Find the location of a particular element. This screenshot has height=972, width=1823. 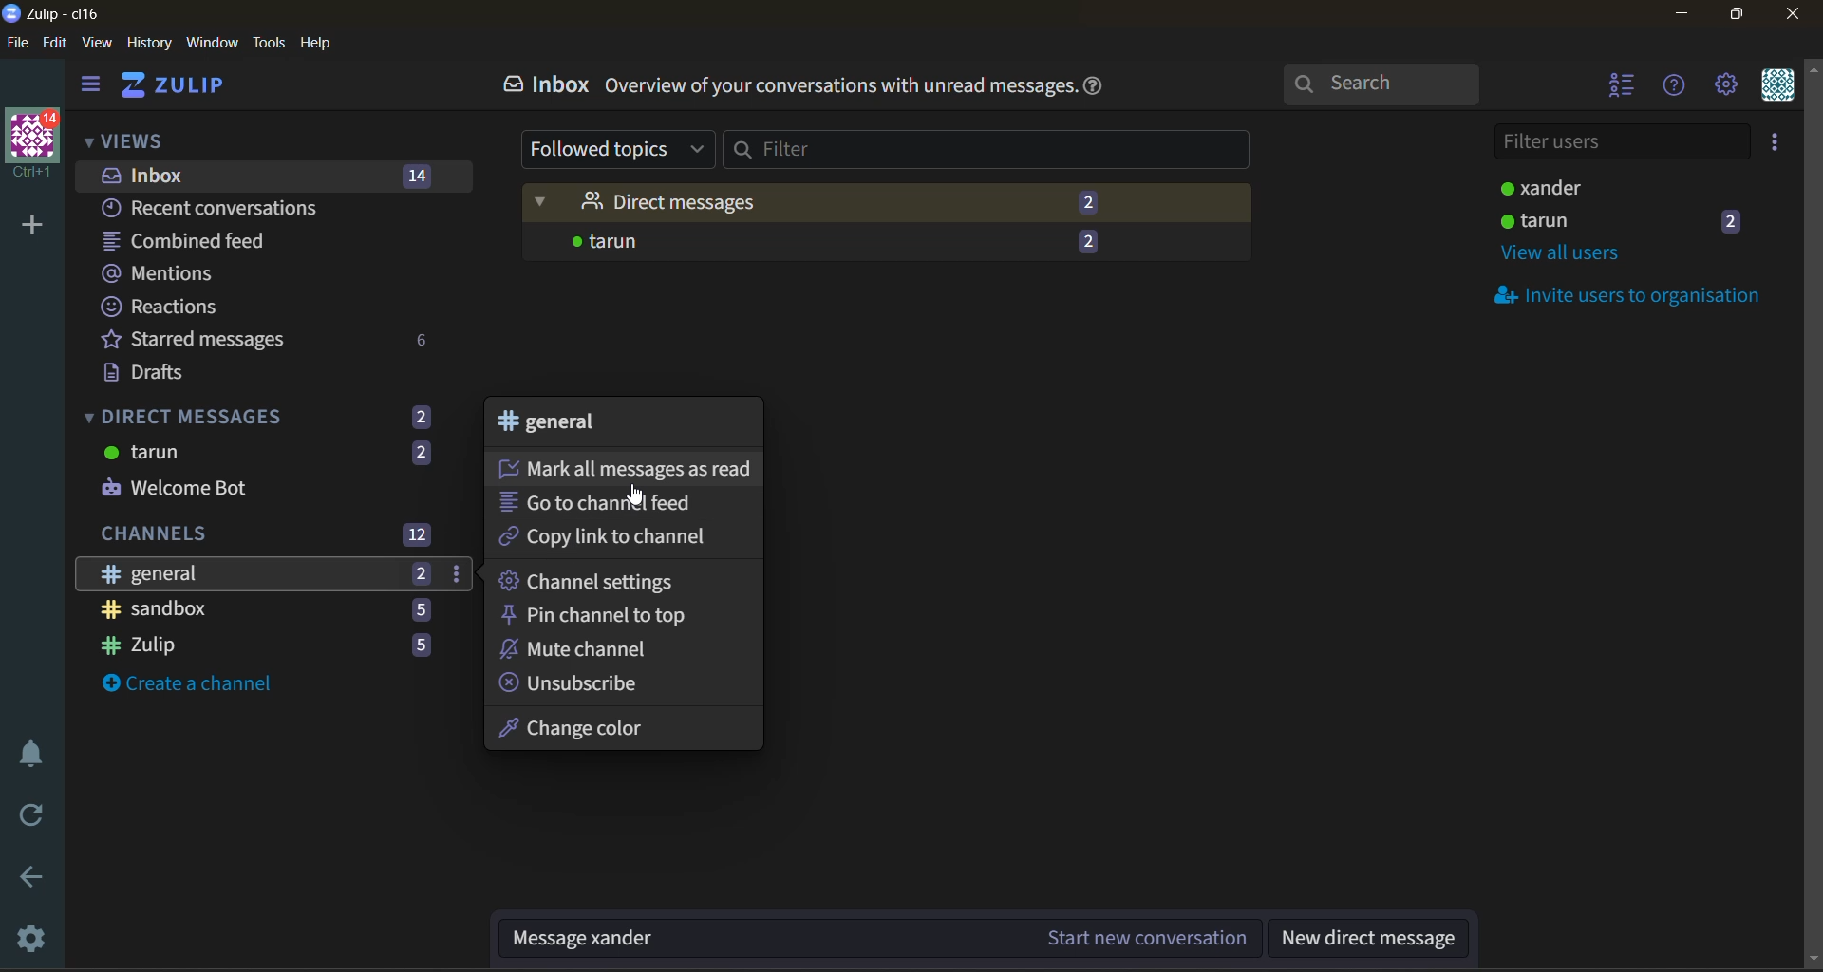

copy link to channel is located at coordinates (607, 540).